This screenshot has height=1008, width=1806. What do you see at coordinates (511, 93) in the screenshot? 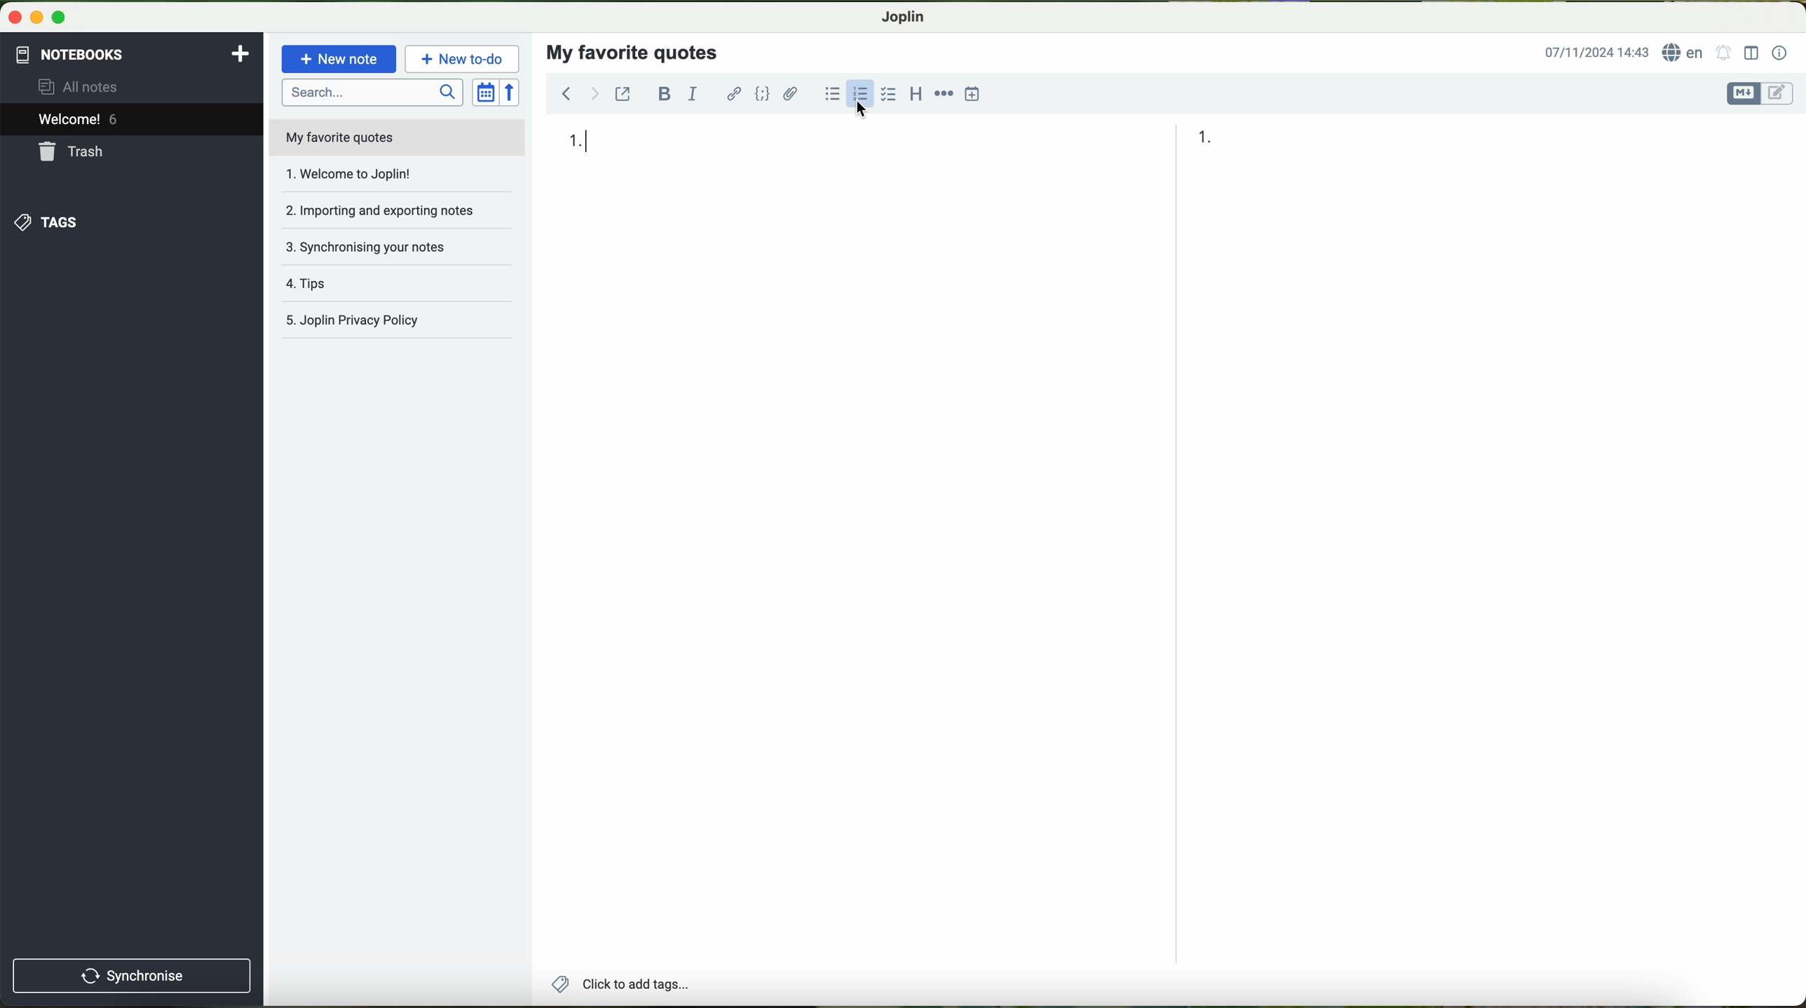
I see `reverse sort order` at bounding box center [511, 93].